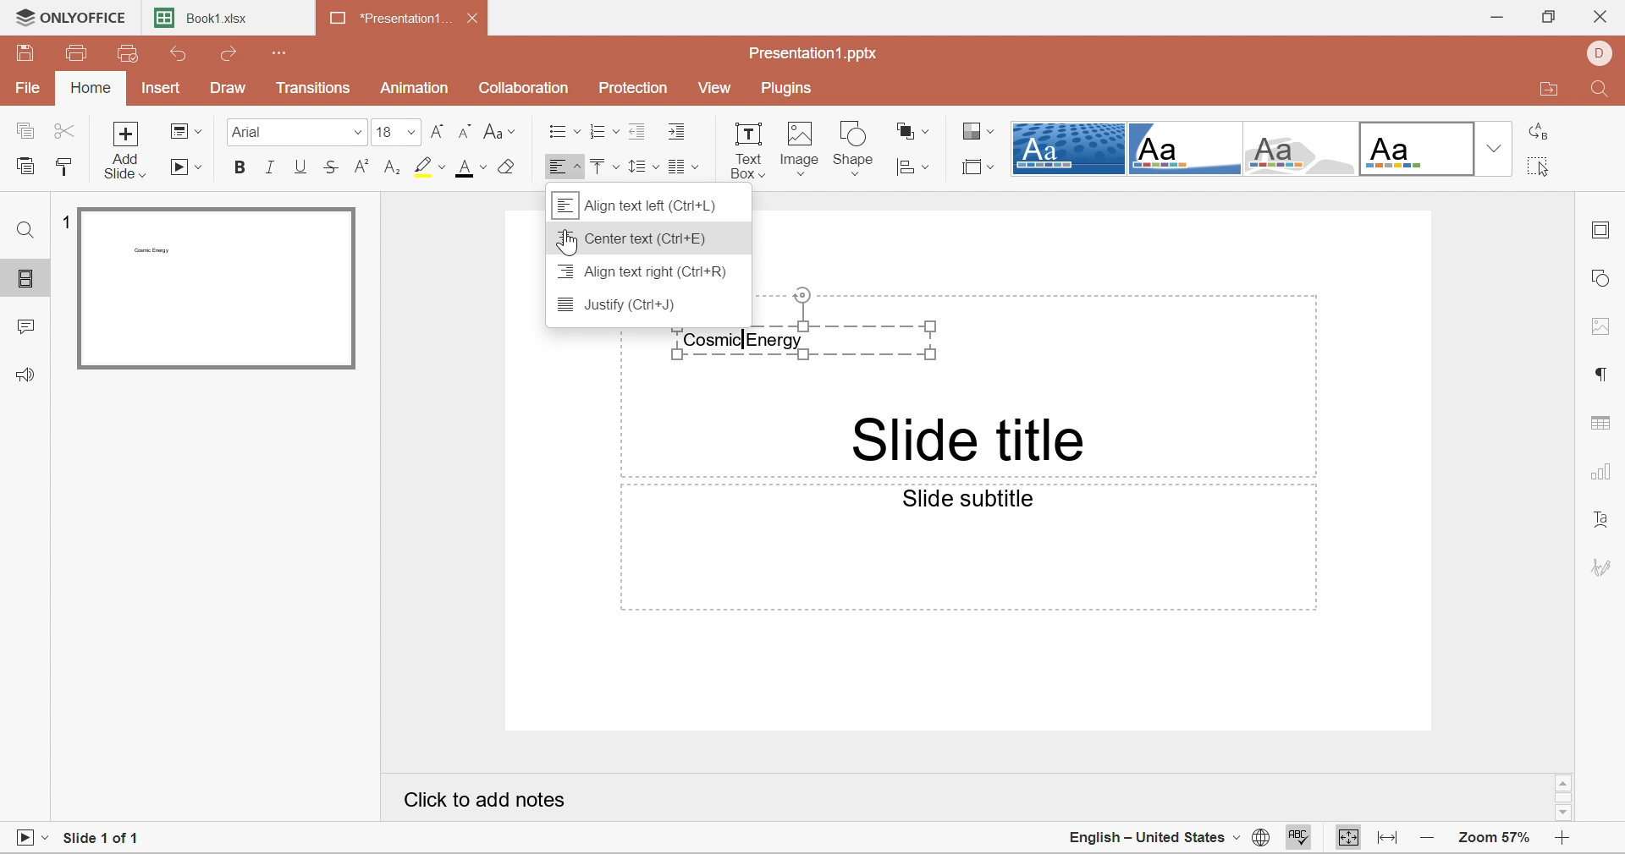 This screenshot has height=854, width=1625. I want to click on Select all, so click(1540, 166).